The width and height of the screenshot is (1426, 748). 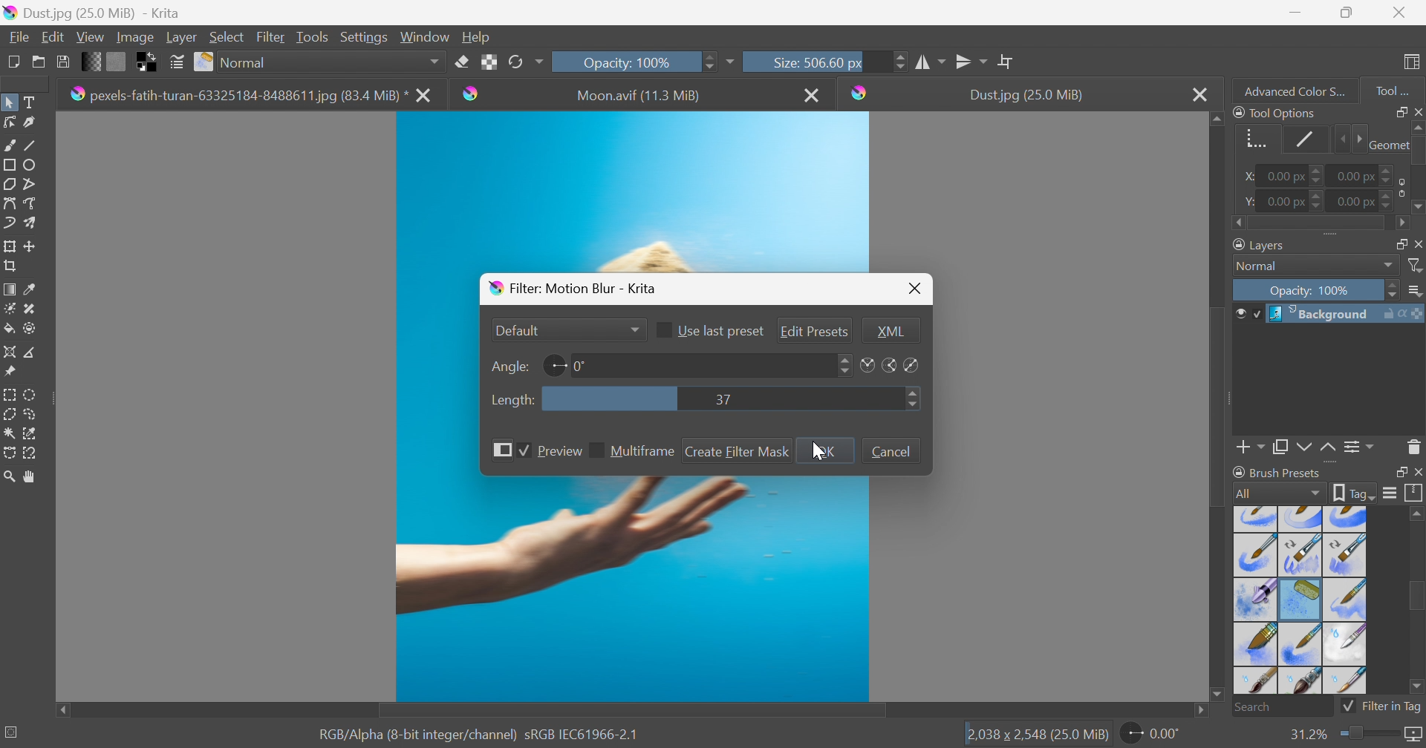 What do you see at coordinates (9, 370) in the screenshot?
I see `Reference images tool` at bounding box center [9, 370].